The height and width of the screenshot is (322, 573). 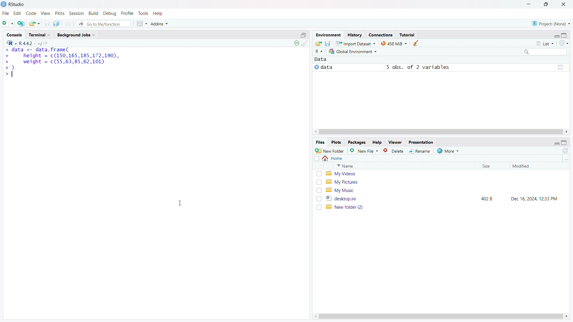 What do you see at coordinates (445, 190) in the screenshot?
I see `my music` at bounding box center [445, 190].